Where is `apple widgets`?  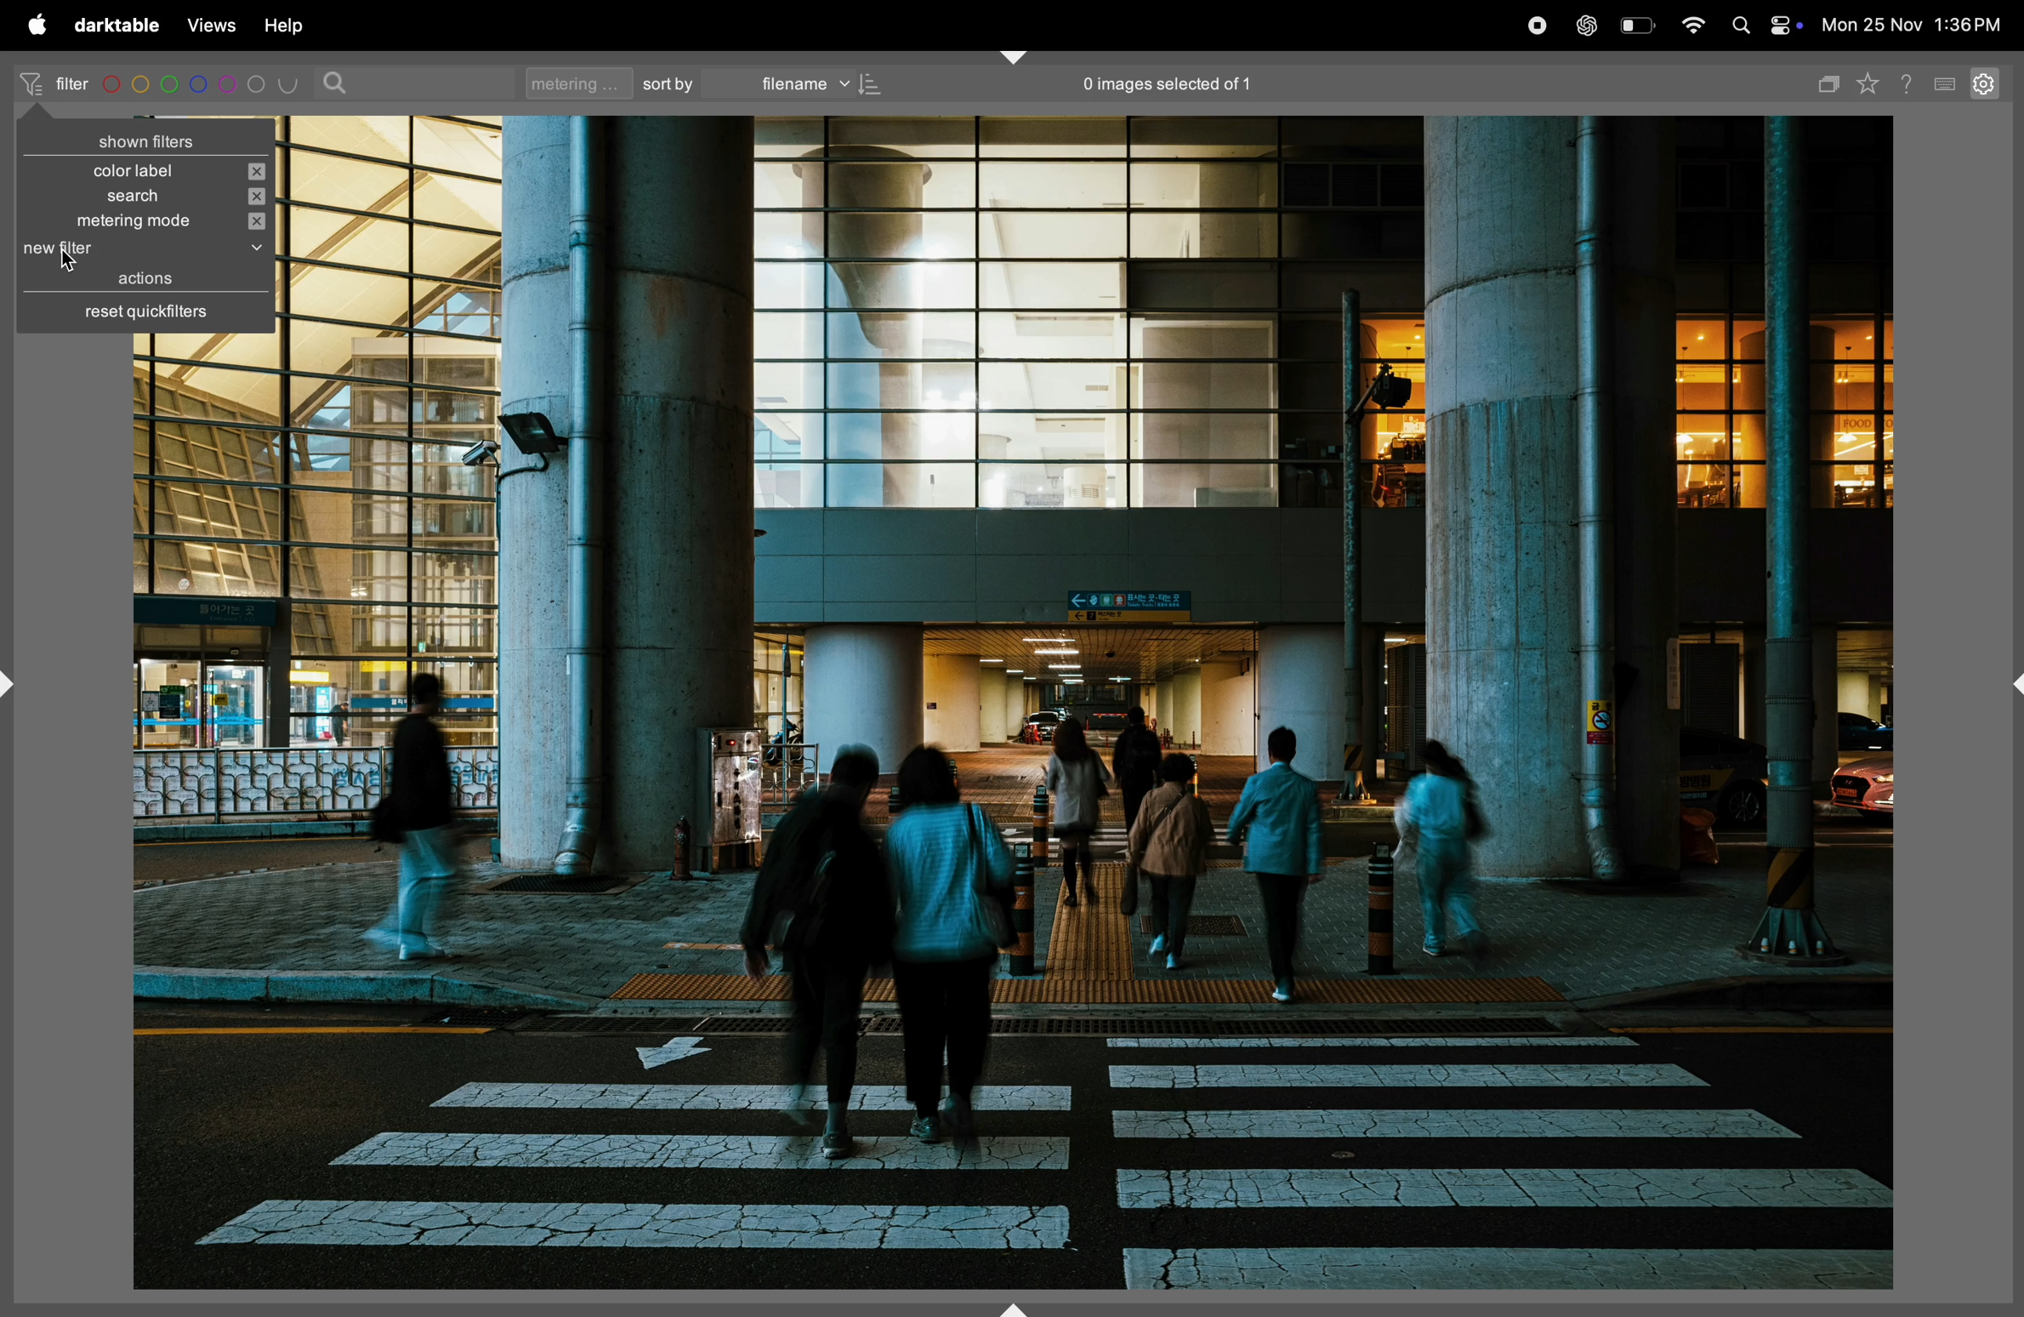
apple widgets is located at coordinates (1788, 26).